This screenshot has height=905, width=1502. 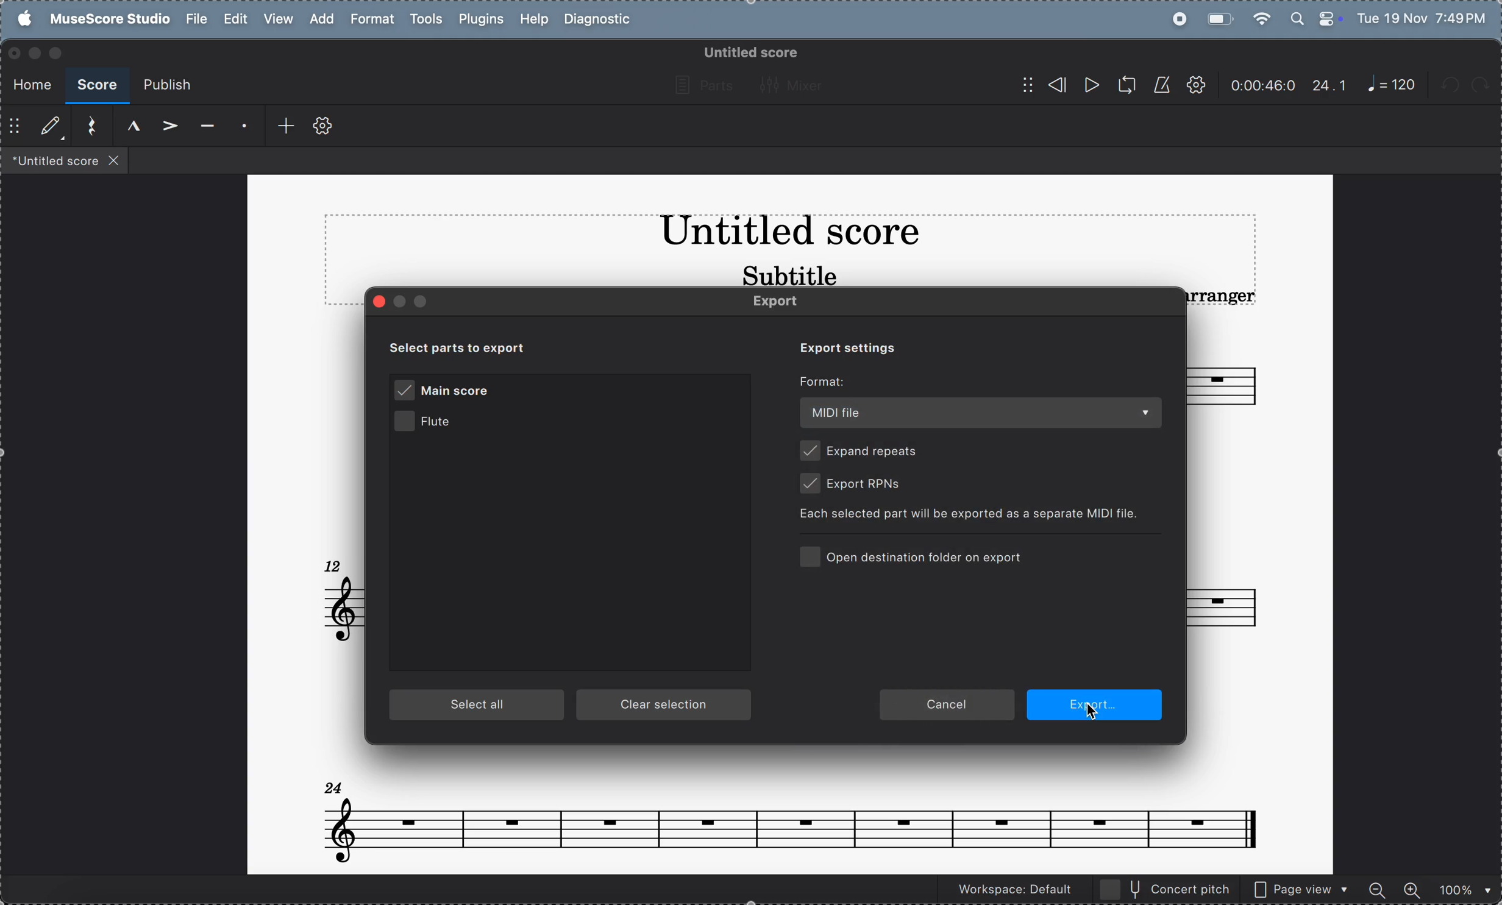 What do you see at coordinates (1411, 888) in the screenshot?
I see `zoom in` at bounding box center [1411, 888].